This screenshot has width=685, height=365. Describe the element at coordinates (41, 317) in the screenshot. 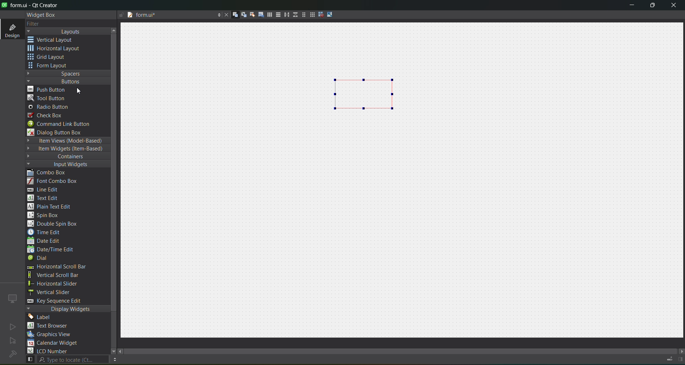

I see `label` at that location.